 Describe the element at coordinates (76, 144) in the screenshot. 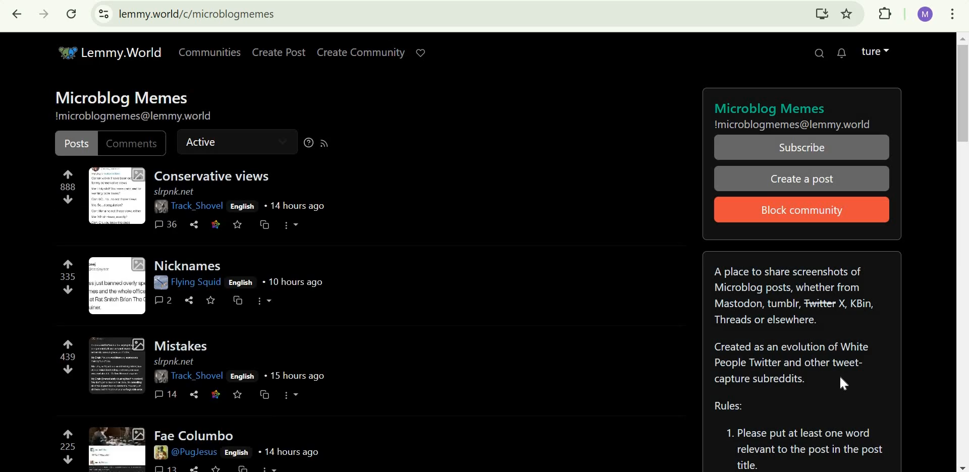

I see `Posts` at that location.